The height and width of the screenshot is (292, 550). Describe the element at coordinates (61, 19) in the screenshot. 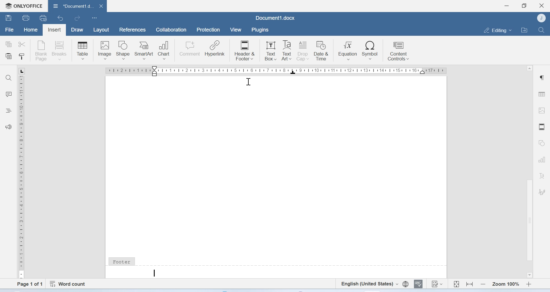

I see `Undo` at that location.